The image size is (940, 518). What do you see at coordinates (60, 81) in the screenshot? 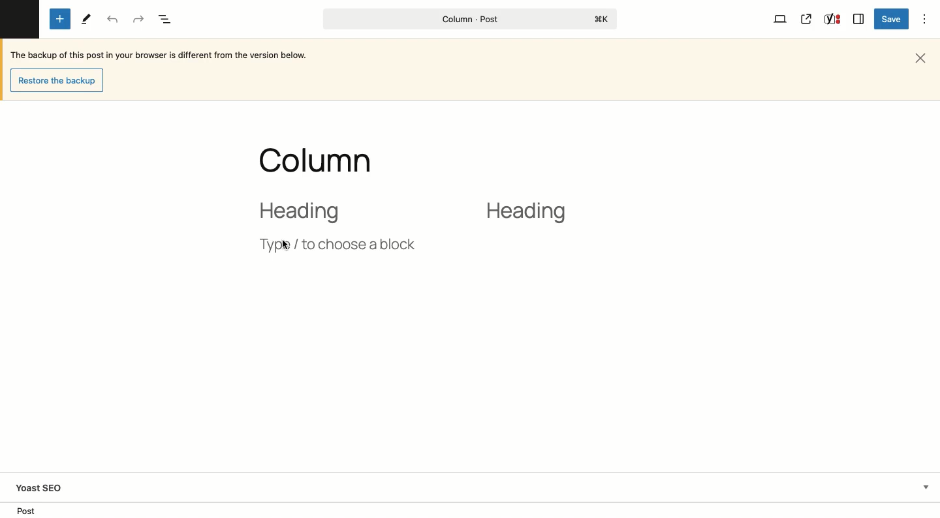
I see `Restore the backup` at bounding box center [60, 81].